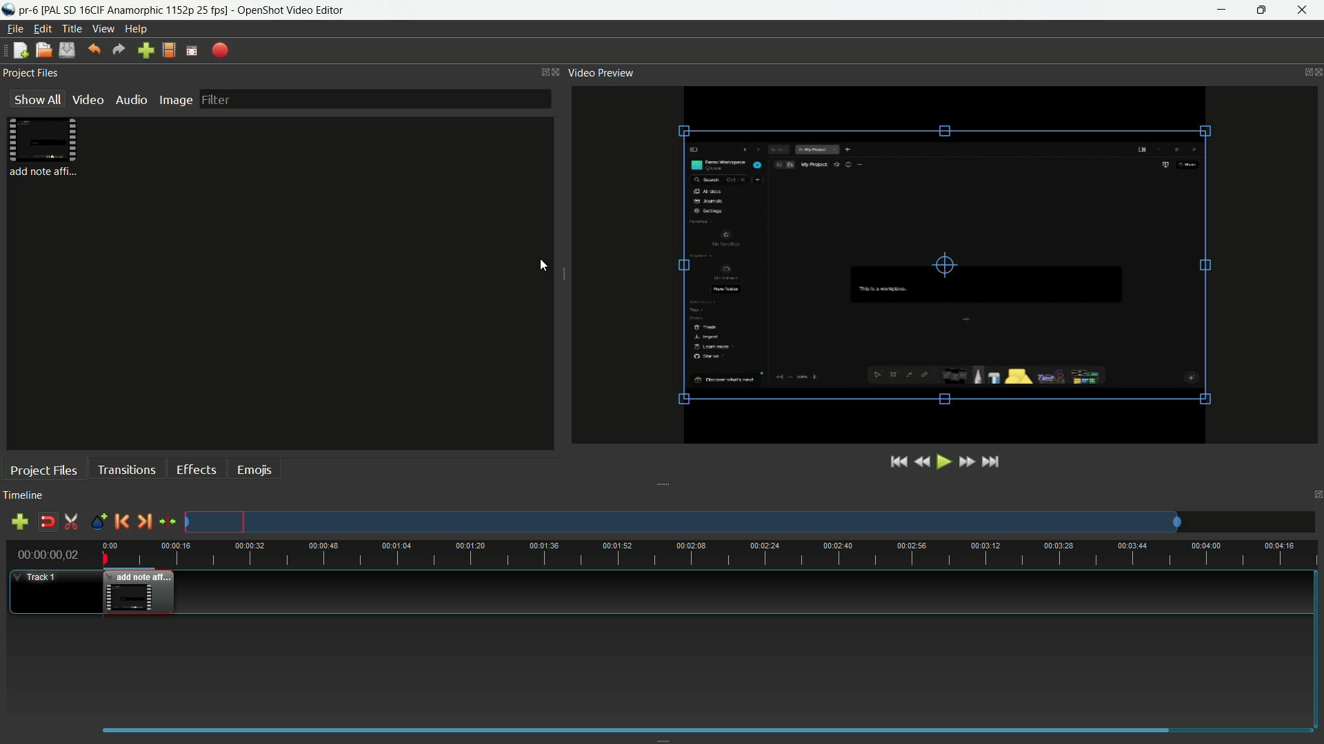 Image resolution: width=1324 pixels, height=744 pixels. Describe the element at coordinates (143, 522) in the screenshot. I see `next marker` at that location.